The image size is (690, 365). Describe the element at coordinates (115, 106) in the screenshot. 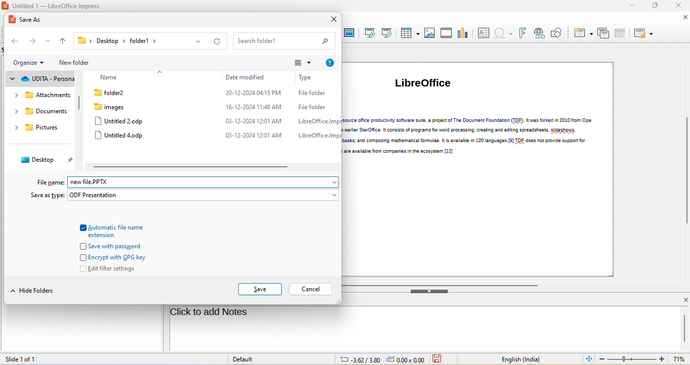

I see `images` at that location.